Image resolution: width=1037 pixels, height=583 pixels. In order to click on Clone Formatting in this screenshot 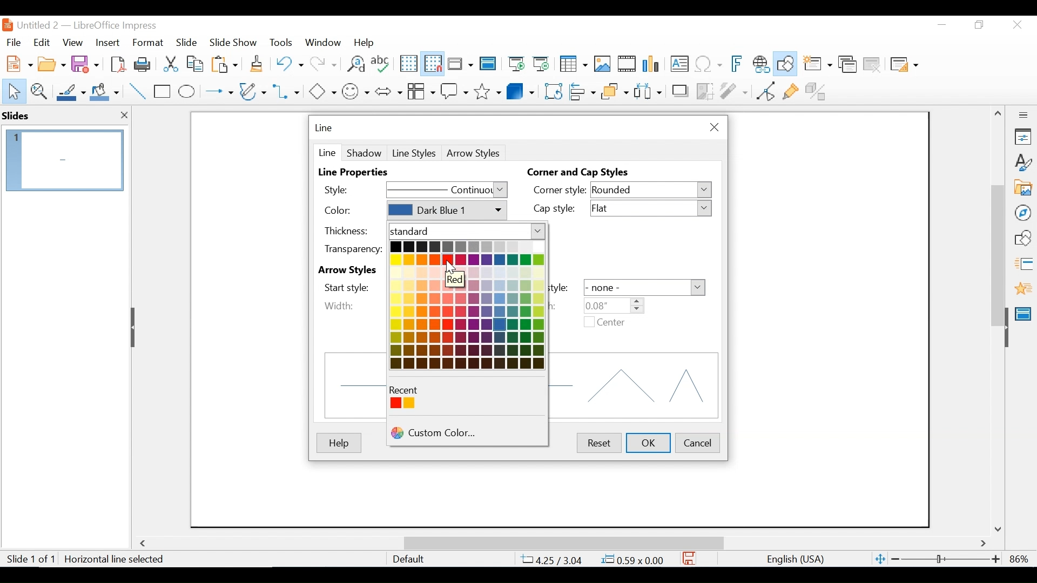, I will do `click(258, 63)`.